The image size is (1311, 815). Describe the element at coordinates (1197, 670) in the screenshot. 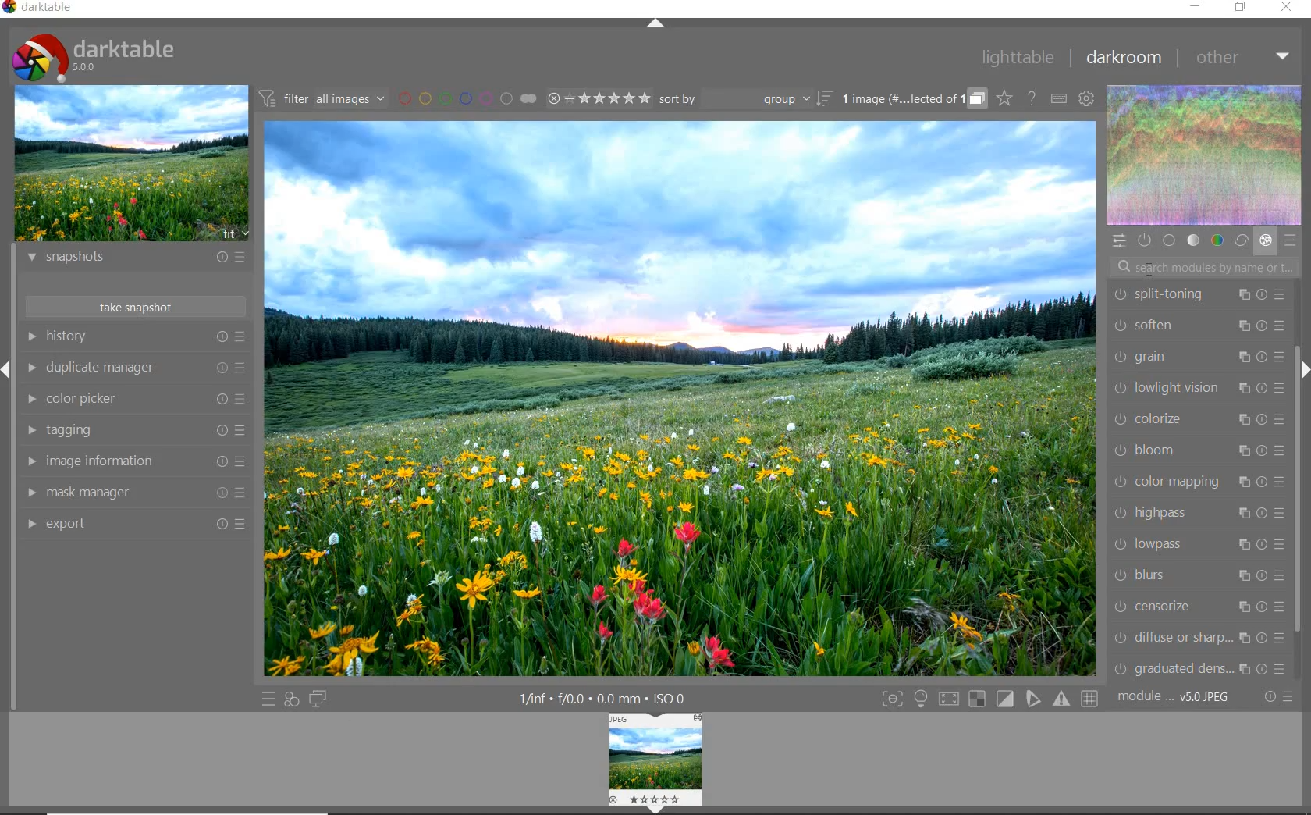

I see `graduated density` at that location.